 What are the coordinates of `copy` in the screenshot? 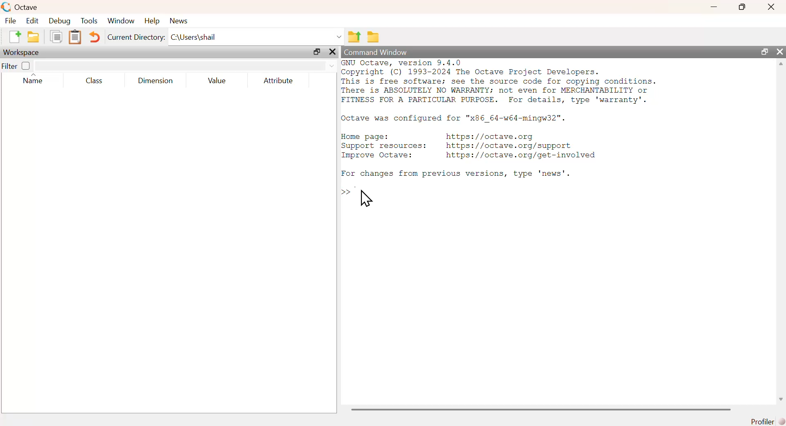 It's located at (55, 36).